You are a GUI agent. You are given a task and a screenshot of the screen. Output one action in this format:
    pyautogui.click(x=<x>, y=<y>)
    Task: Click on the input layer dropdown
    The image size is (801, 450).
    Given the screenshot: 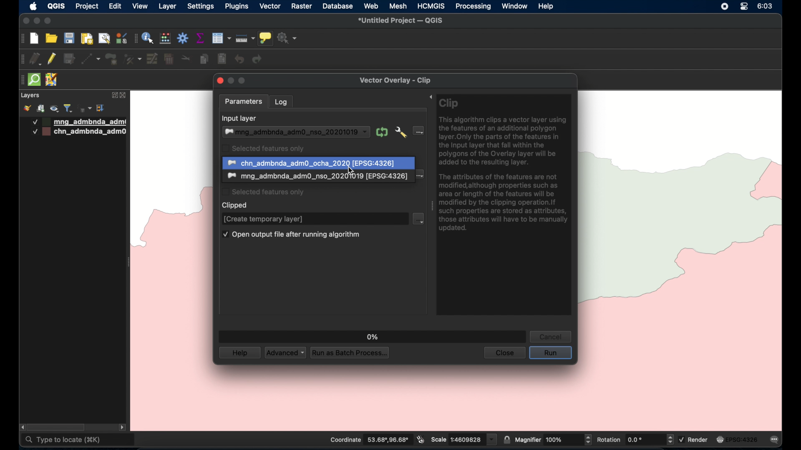 What is the action you would take?
    pyautogui.click(x=295, y=132)
    